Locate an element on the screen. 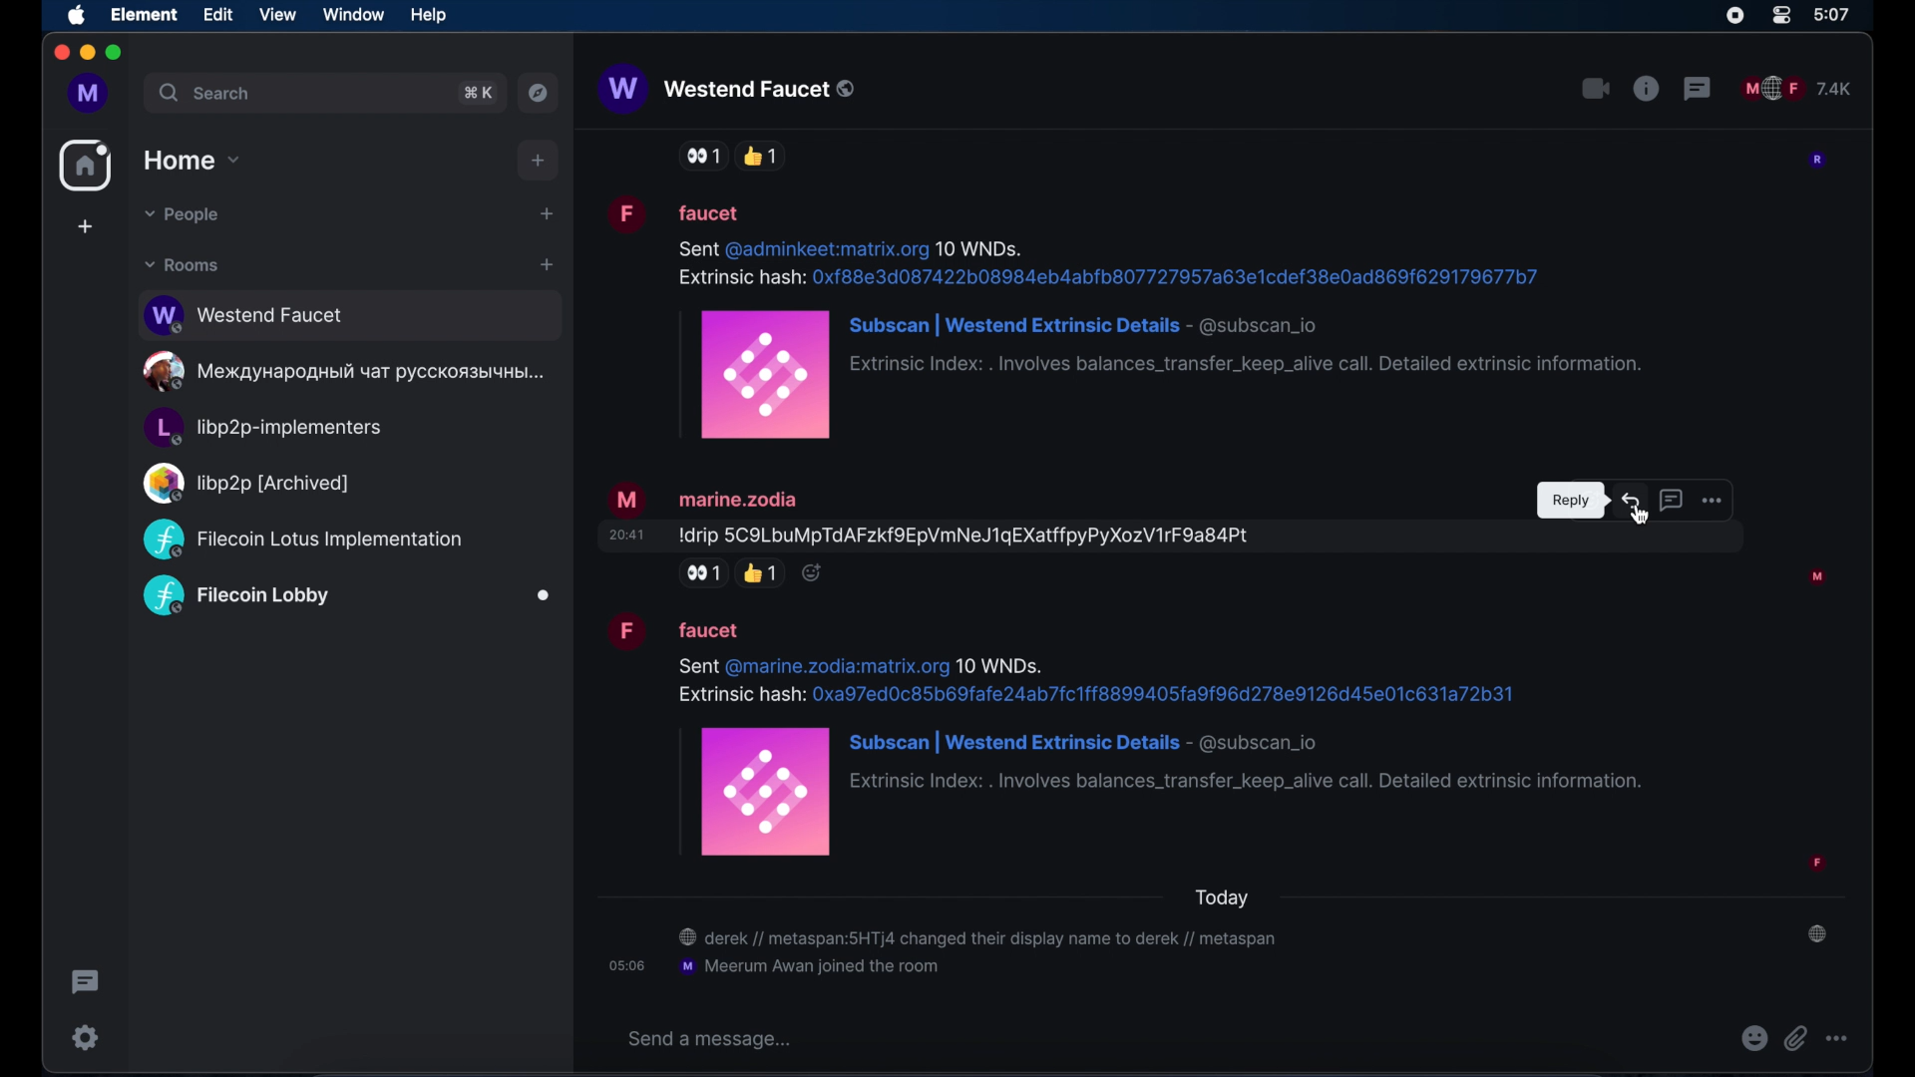  Cursor is located at coordinates (1642, 514).